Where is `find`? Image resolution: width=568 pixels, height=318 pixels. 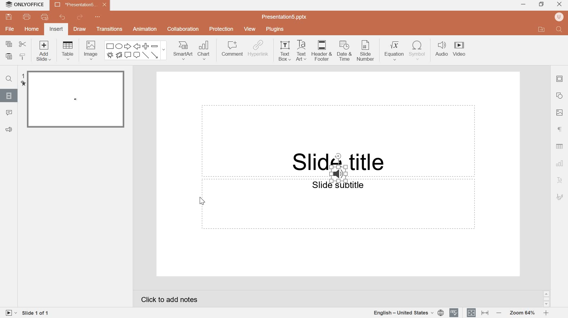 find is located at coordinates (9, 79).